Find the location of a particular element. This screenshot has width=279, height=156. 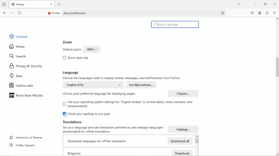

Vertical scrollbar is located at coordinates (277, 67).